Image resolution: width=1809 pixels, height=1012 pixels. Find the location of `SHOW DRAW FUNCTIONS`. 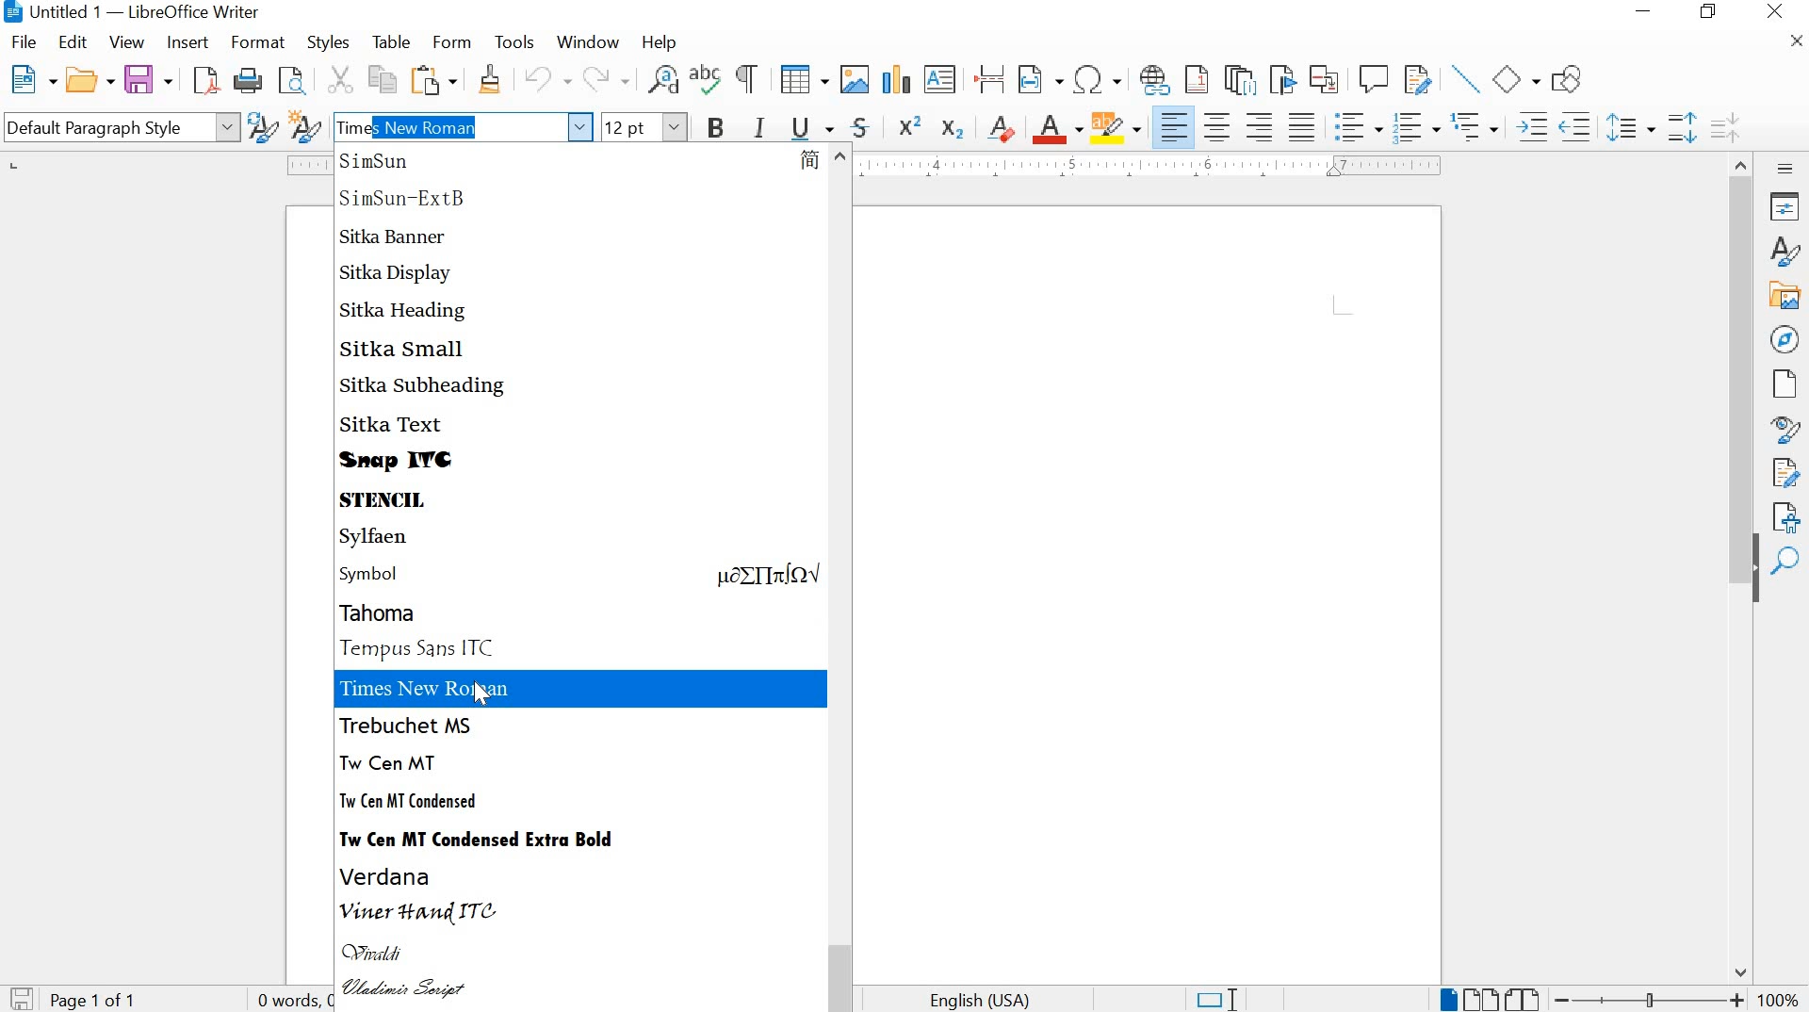

SHOW DRAW FUNCTIONS is located at coordinates (1571, 76).